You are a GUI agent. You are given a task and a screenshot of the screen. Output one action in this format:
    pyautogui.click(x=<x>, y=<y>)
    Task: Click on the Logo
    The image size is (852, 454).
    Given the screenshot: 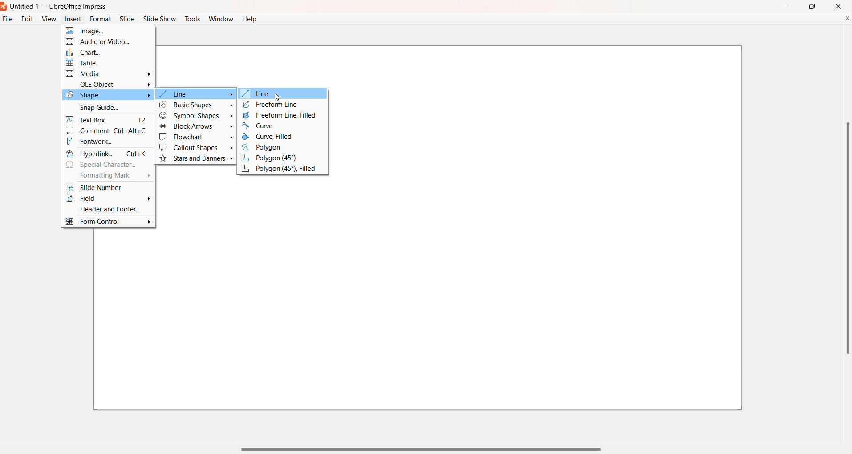 What is the action you would take?
    pyautogui.click(x=4, y=7)
    